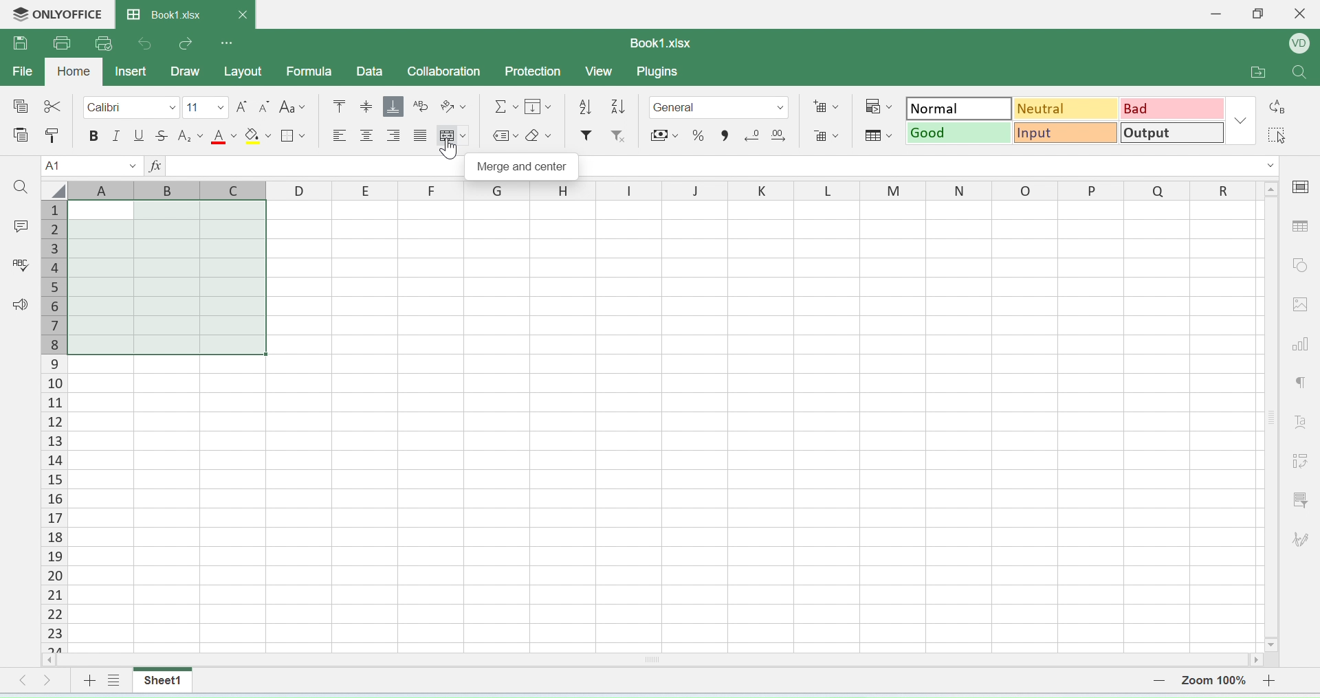 The height and width of the screenshot is (698, 1320). What do you see at coordinates (1302, 13) in the screenshot?
I see `close` at bounding box center [1302, 13].